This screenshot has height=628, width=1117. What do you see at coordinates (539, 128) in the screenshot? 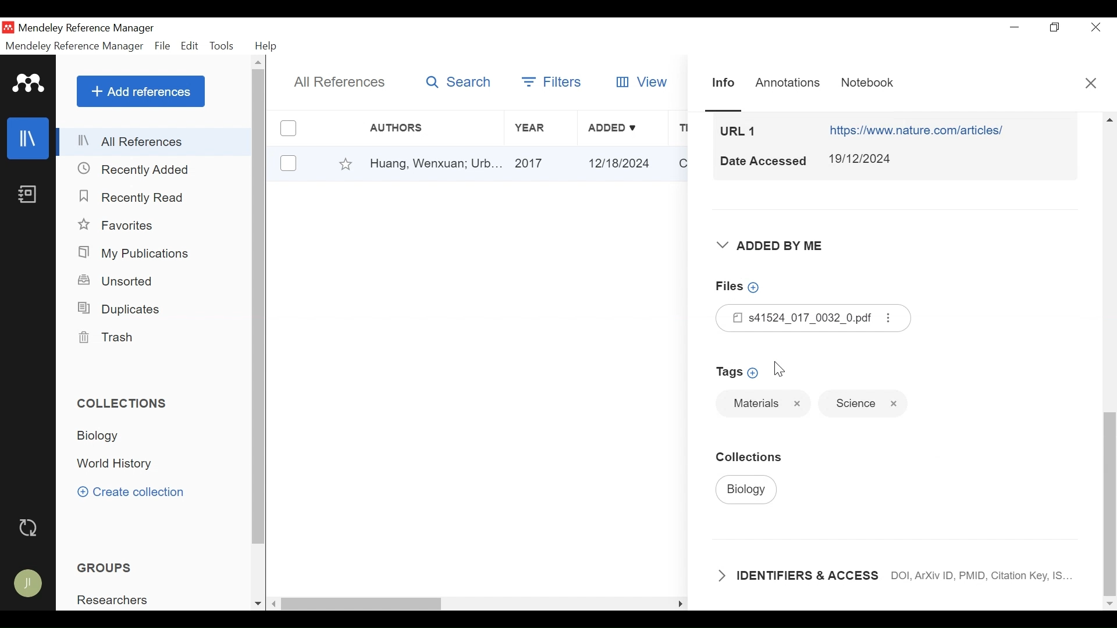
I see `Year` at bounding box center [539, 128].